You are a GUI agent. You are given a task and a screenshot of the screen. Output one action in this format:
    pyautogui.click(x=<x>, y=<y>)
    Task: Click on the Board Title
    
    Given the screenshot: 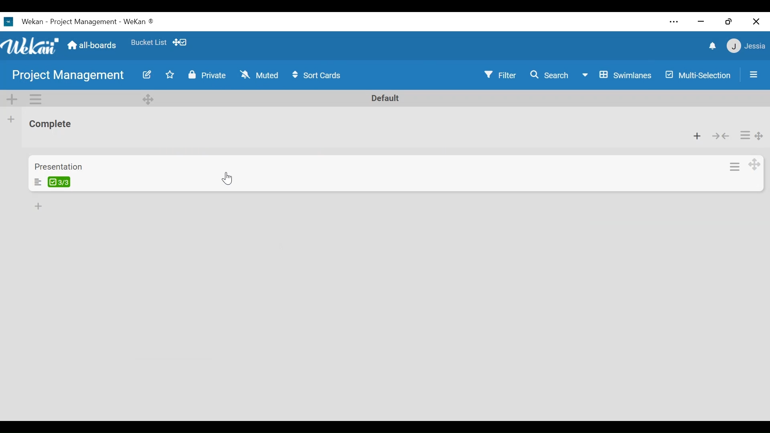 What is the action you would take?
    pyautogui.click(x=68, y=77)
    